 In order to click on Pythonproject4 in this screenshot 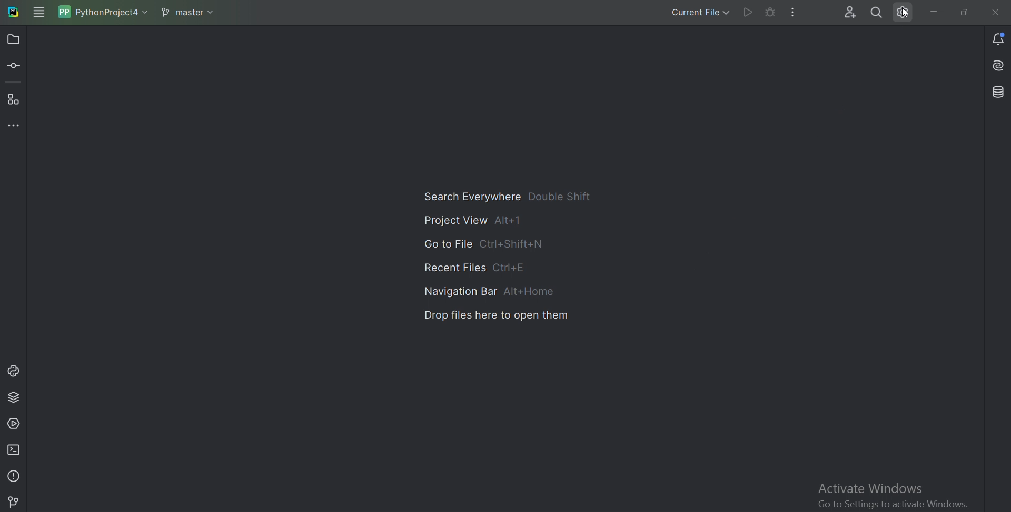, I will do `click(102, 12)`.